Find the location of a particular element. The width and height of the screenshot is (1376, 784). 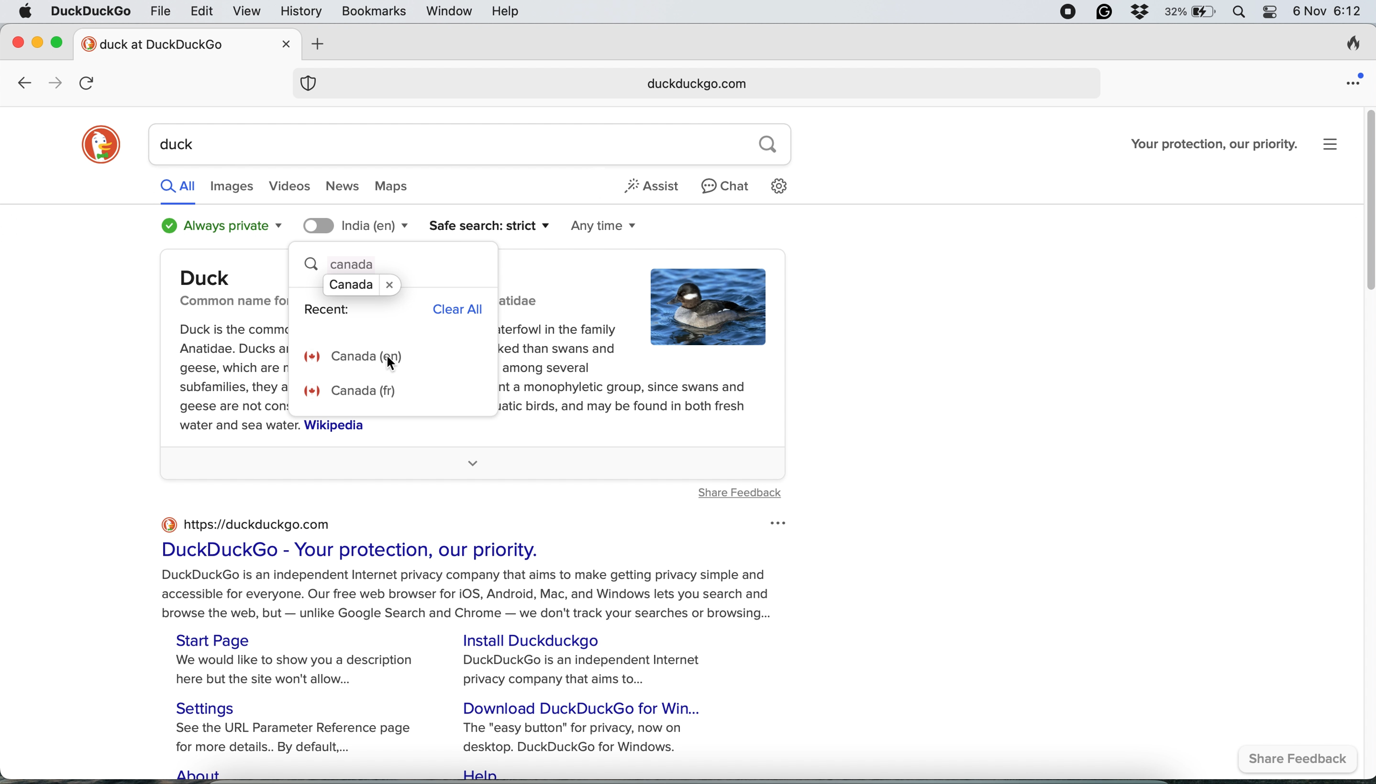

suggestion pop up is located at coordinates (363, 285).